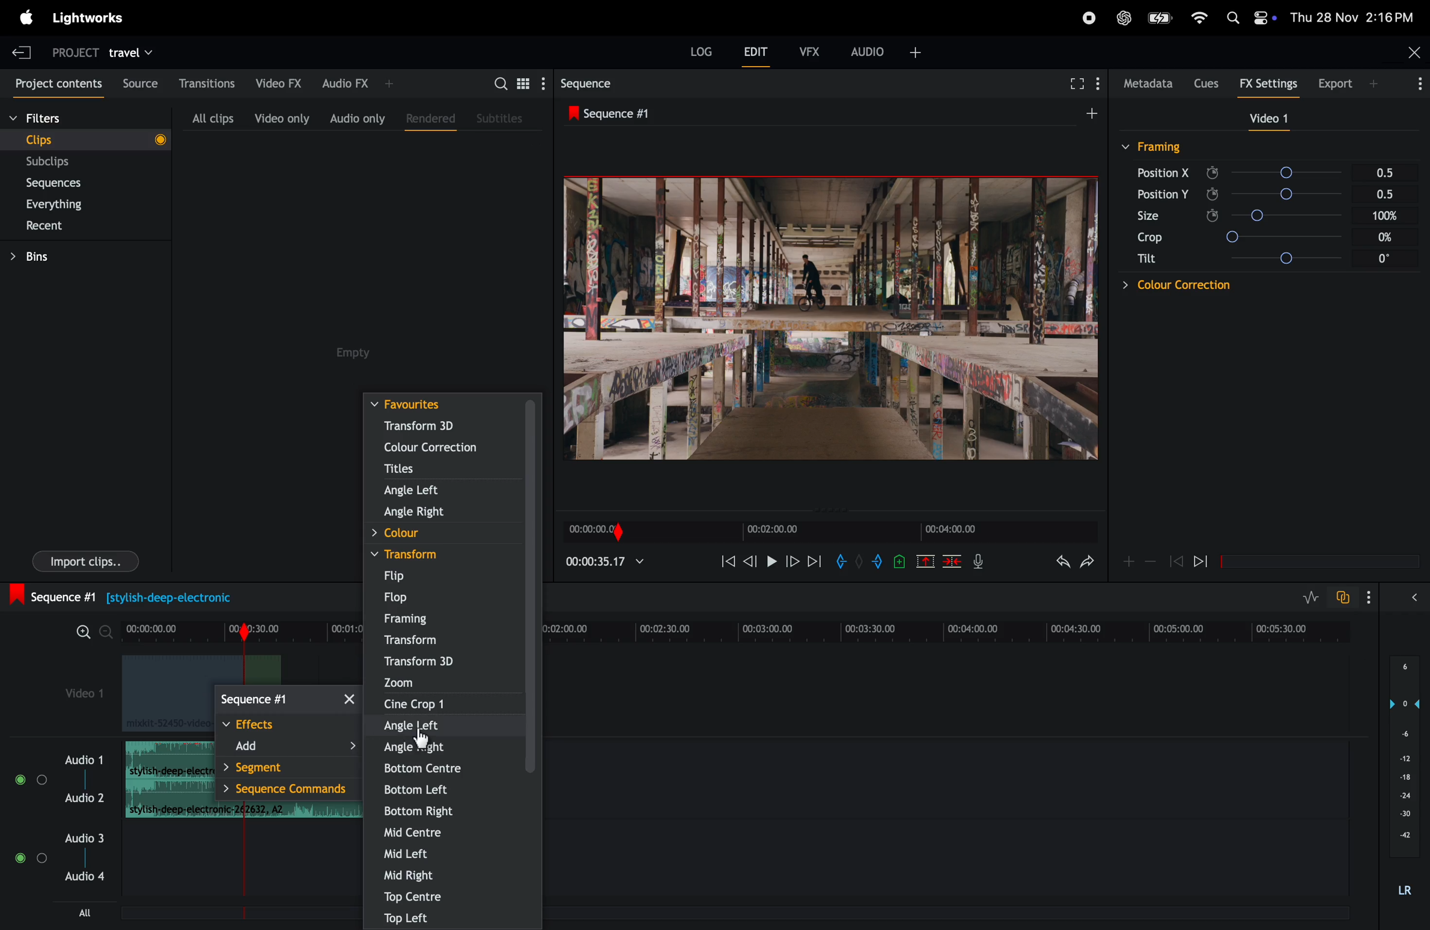 This screenshot has height=930, width=1430. Describe the element at coordinates (1402, 783) in the screenshot. I see `pitch level` at that location.